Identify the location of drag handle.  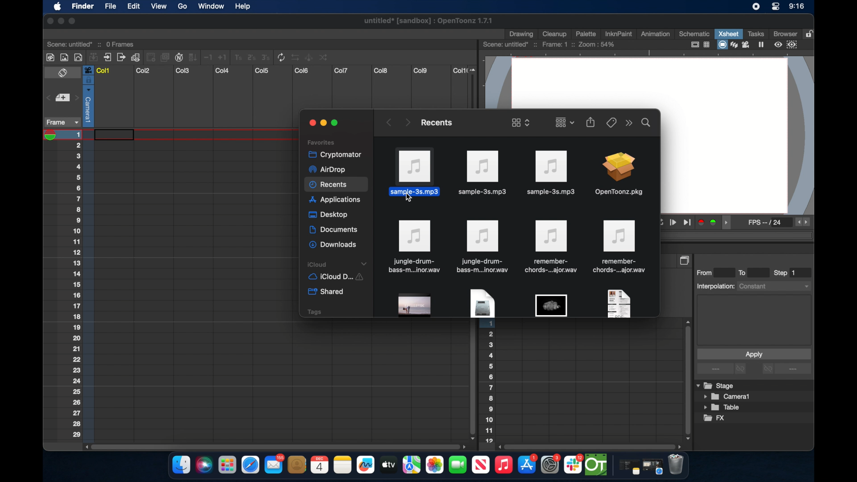
(728, 223).